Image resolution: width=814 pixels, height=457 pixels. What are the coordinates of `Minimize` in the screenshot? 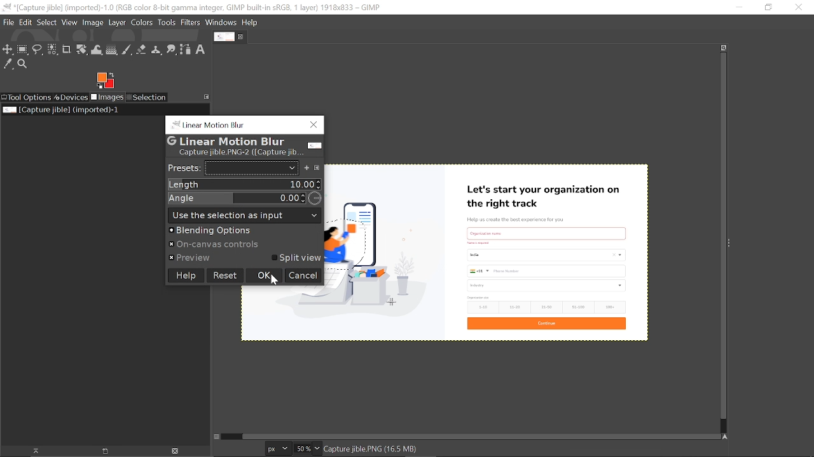 It's located at (737, 7).